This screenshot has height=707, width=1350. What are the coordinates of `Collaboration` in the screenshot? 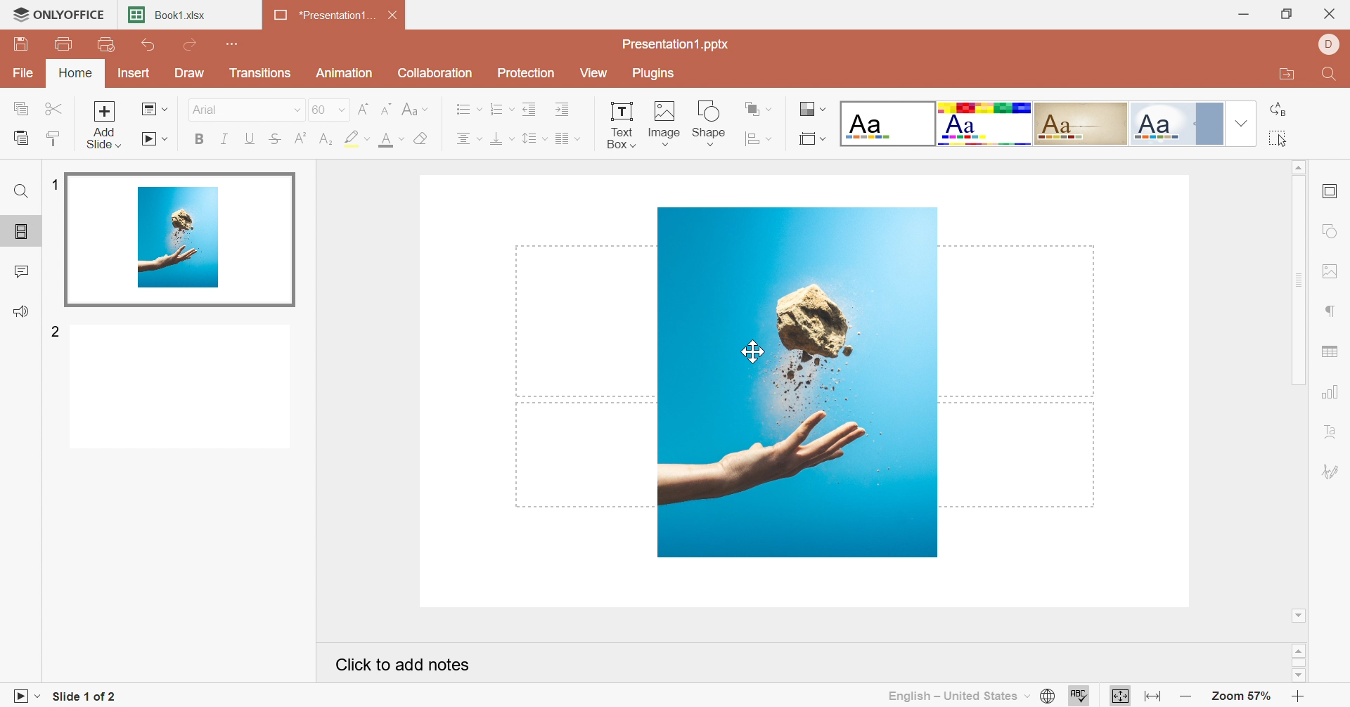 It's located at (437, 72).